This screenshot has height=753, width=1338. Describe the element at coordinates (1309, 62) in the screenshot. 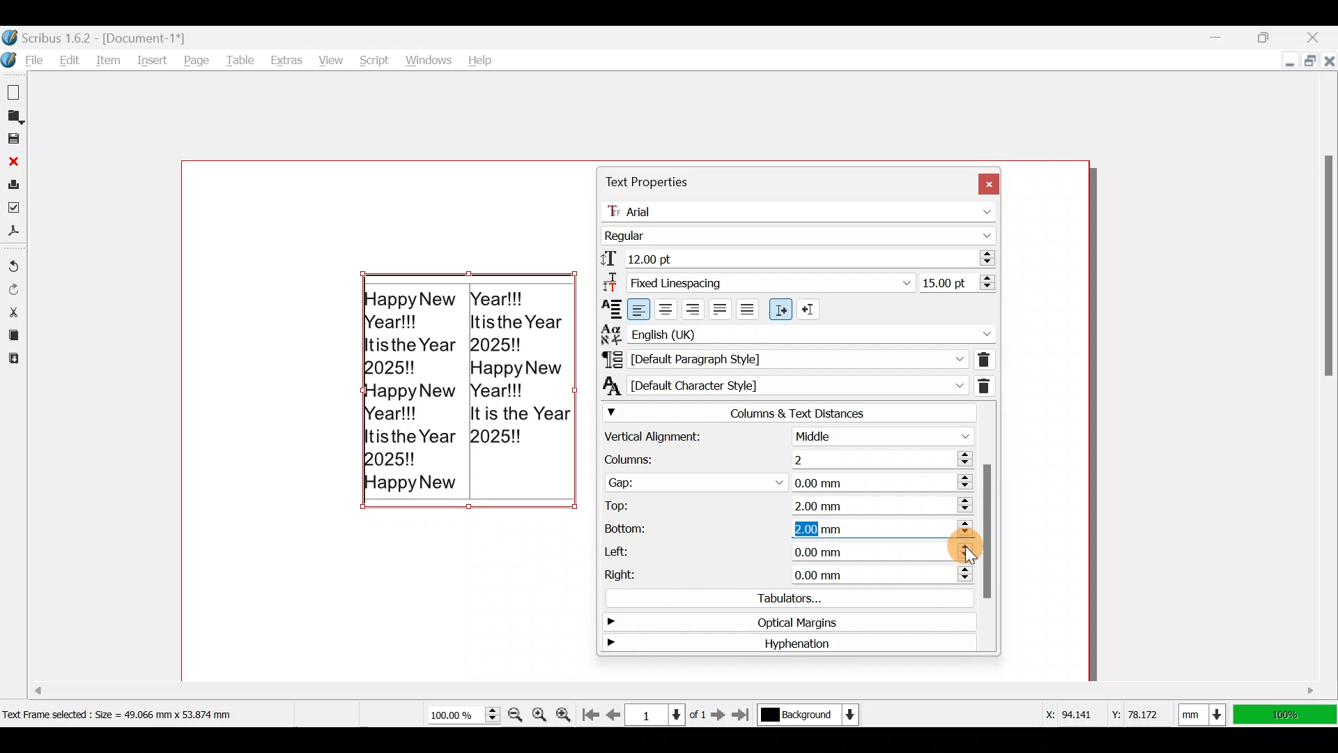

I see `Maximize` at that location.